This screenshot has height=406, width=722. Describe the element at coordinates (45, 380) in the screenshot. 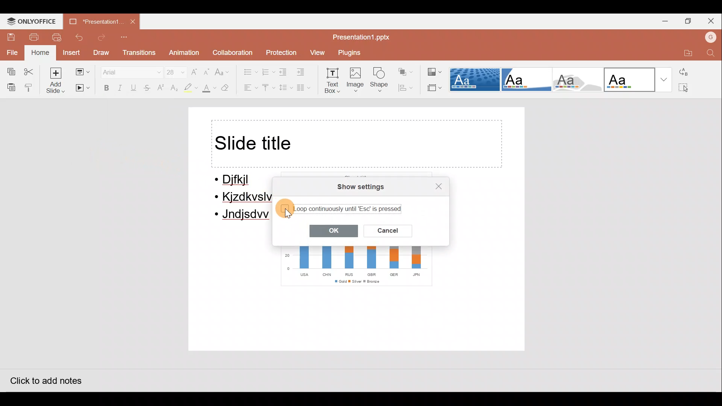

I see `Click to add notes` at that location.